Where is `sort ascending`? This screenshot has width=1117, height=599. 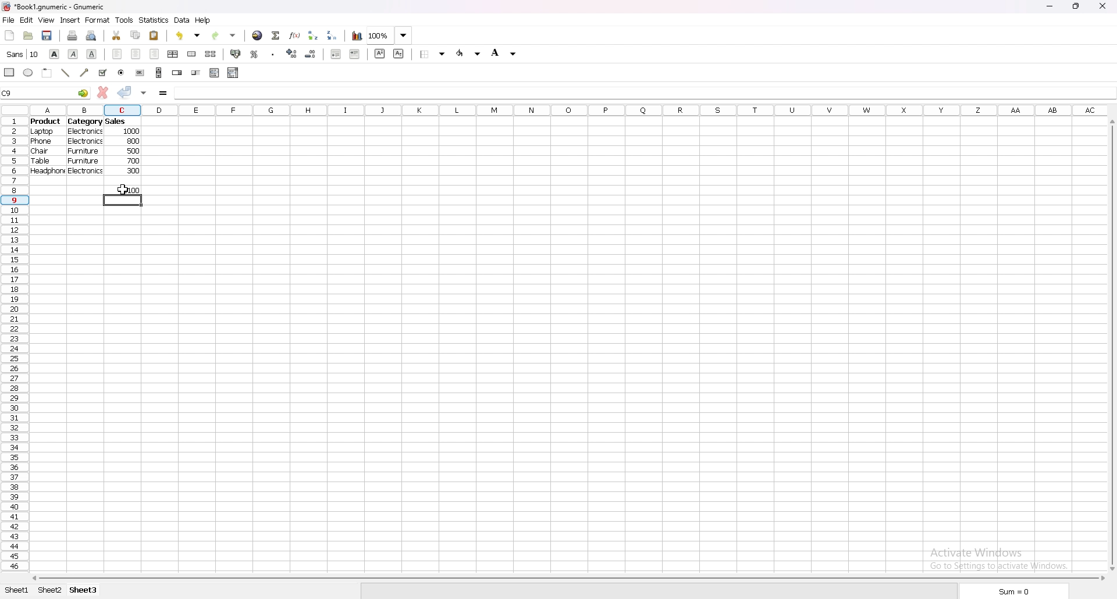
sort ascending is located at coordinates (314, 35).